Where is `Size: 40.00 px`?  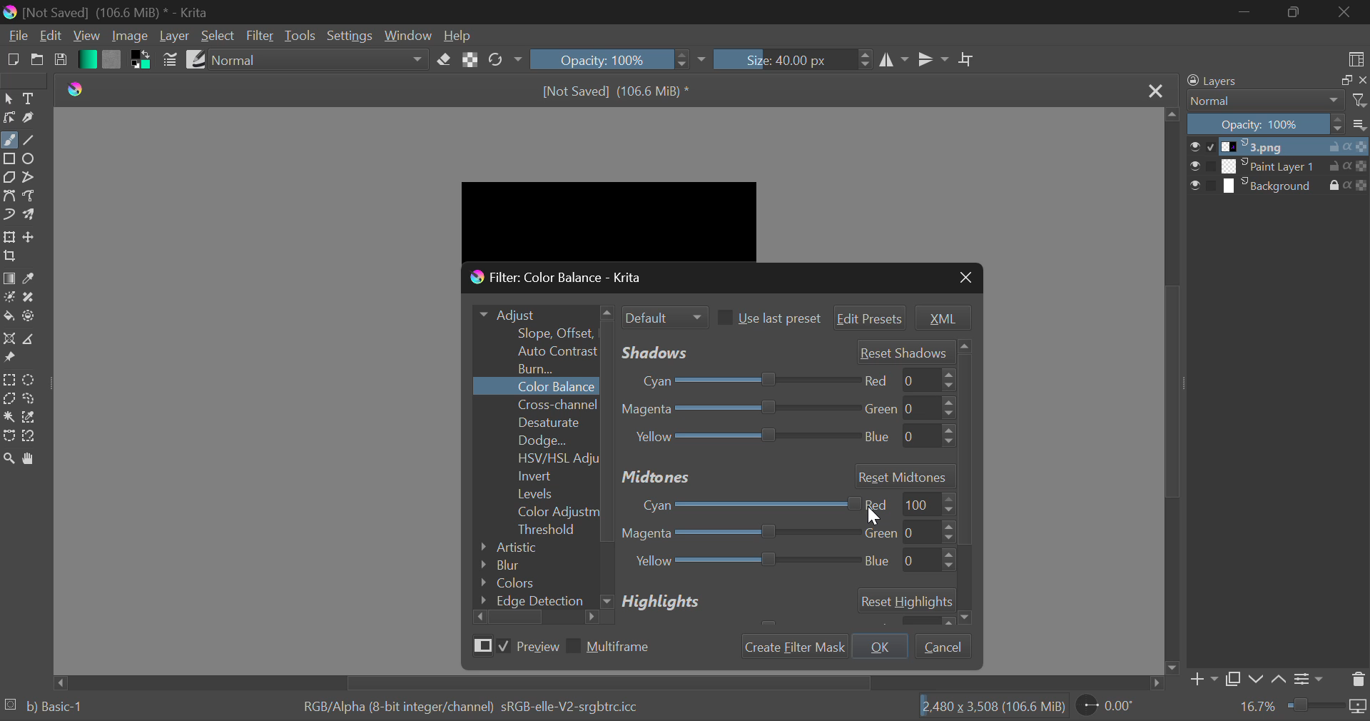 Size: 40.00 px is located at coordinates (793, 60).